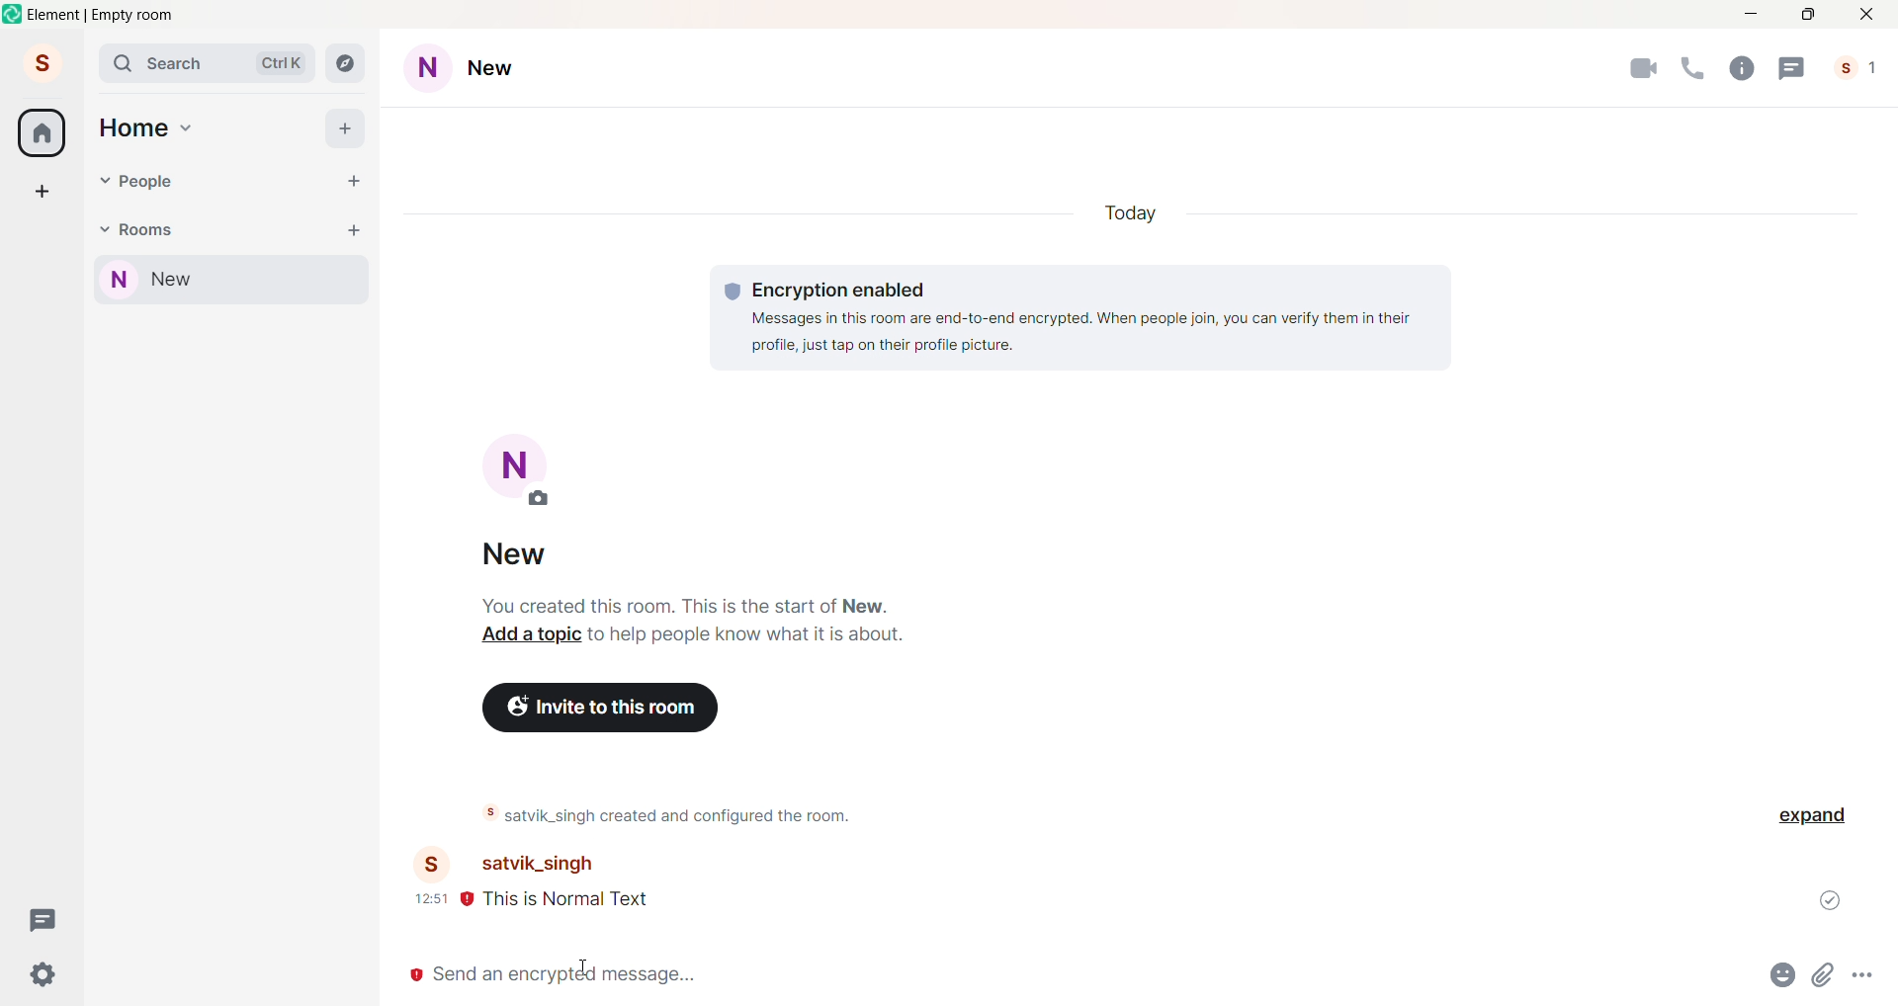 The width and height of the screenshot is (1898, 1006). I want to click on Home, so click(42, 132).